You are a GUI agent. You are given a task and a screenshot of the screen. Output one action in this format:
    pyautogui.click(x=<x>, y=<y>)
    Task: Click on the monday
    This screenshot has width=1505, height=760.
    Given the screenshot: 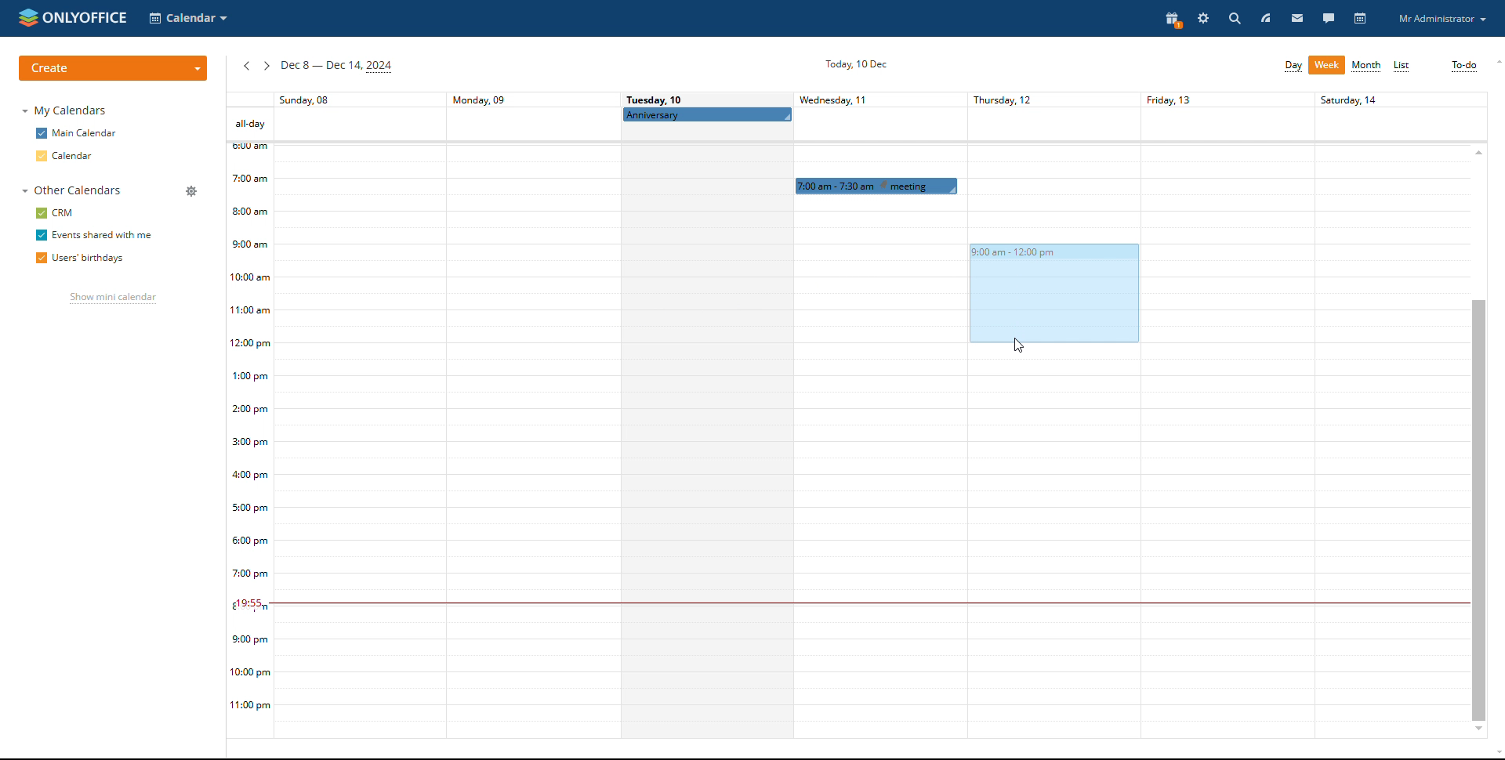 What is the action you would take?
    pyautogui.click(x=531, y=414)
    